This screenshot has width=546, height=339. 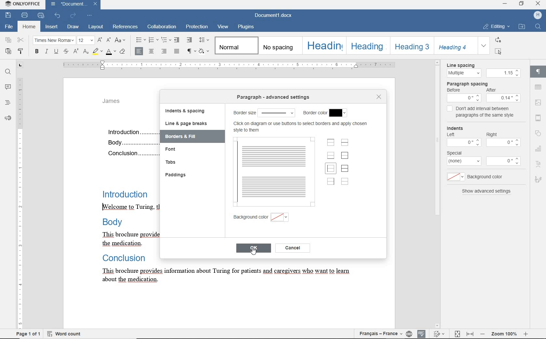 What do you see at coordinates (73, 15) in the screenshot?
I see `redo` at bounding box center [73, 15].